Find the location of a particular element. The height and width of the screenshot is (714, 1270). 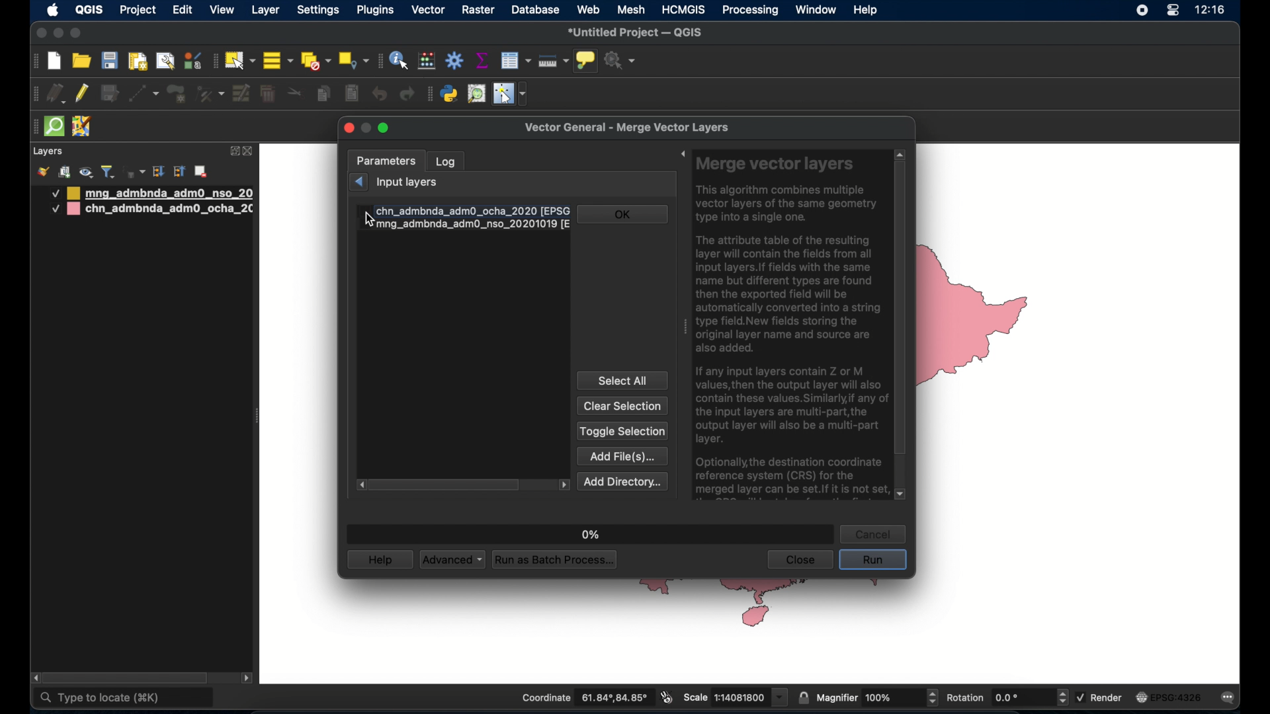

osm place search is located at coordinates (476, 94).